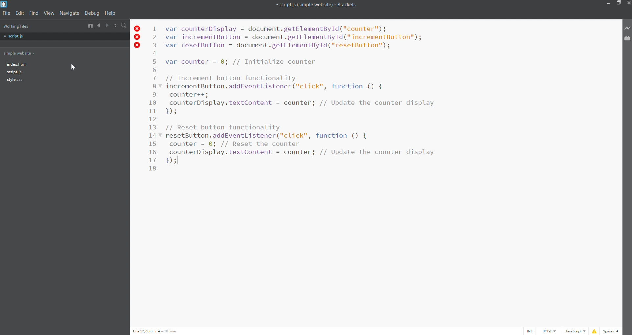 This screenshot has width=632, height=335. What do you see at coordinates (530, 331) in the screenshot?
I see `cursor toggle` at bounding box center [530, 331].